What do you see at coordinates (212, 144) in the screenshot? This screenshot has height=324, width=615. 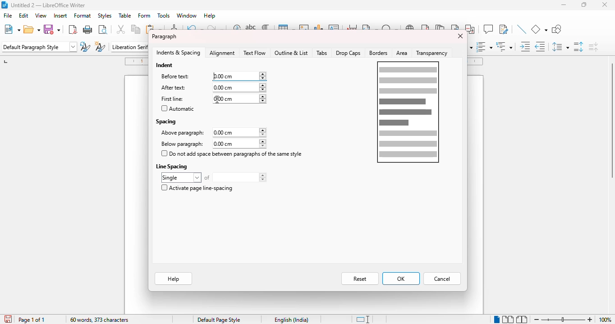 I see `below paragraph` at bounding box center [212, 144].